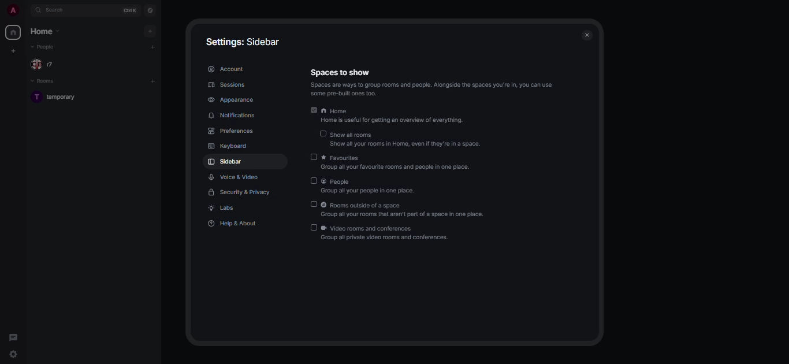 This screenshot has height=364, width=789. What do you see at coordinates (388, 233) in the screenshot?
I see `video rooms and conferences` at bounding box center [388, 233].